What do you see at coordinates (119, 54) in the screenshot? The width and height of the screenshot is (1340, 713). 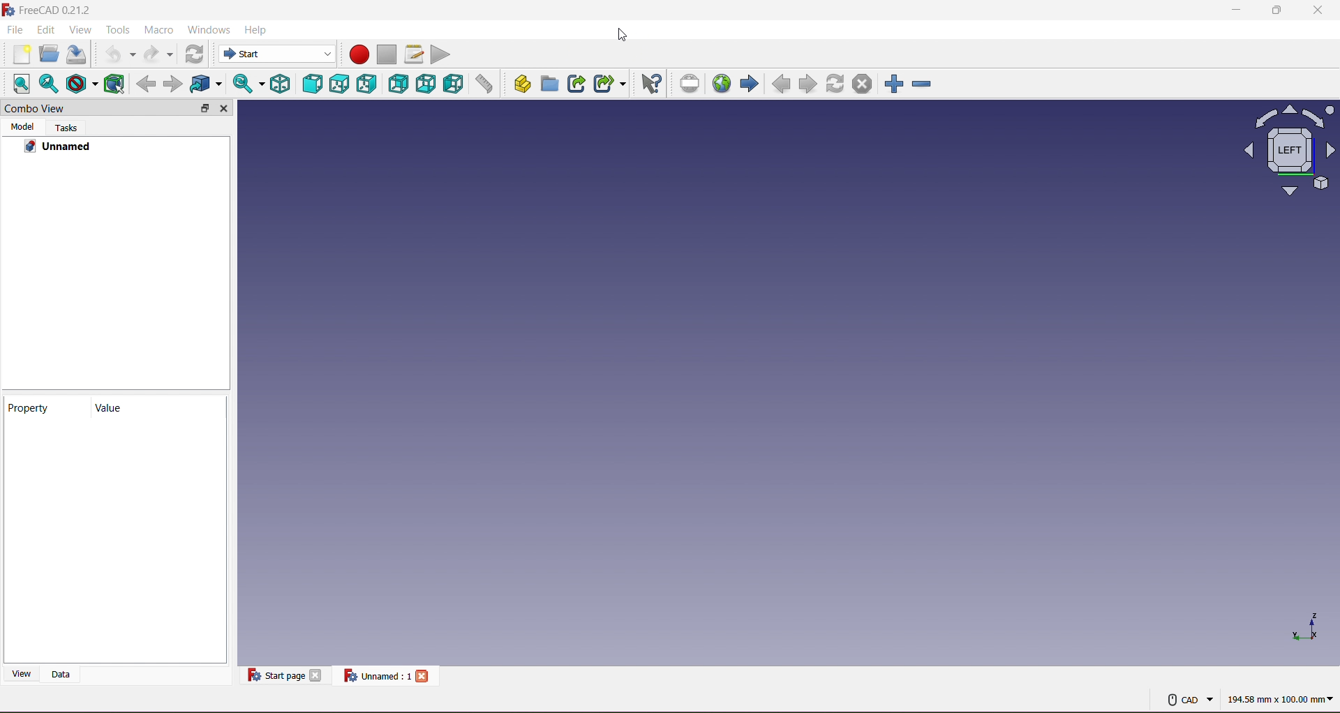 I see `Undo` at bounding box center [119, 54].